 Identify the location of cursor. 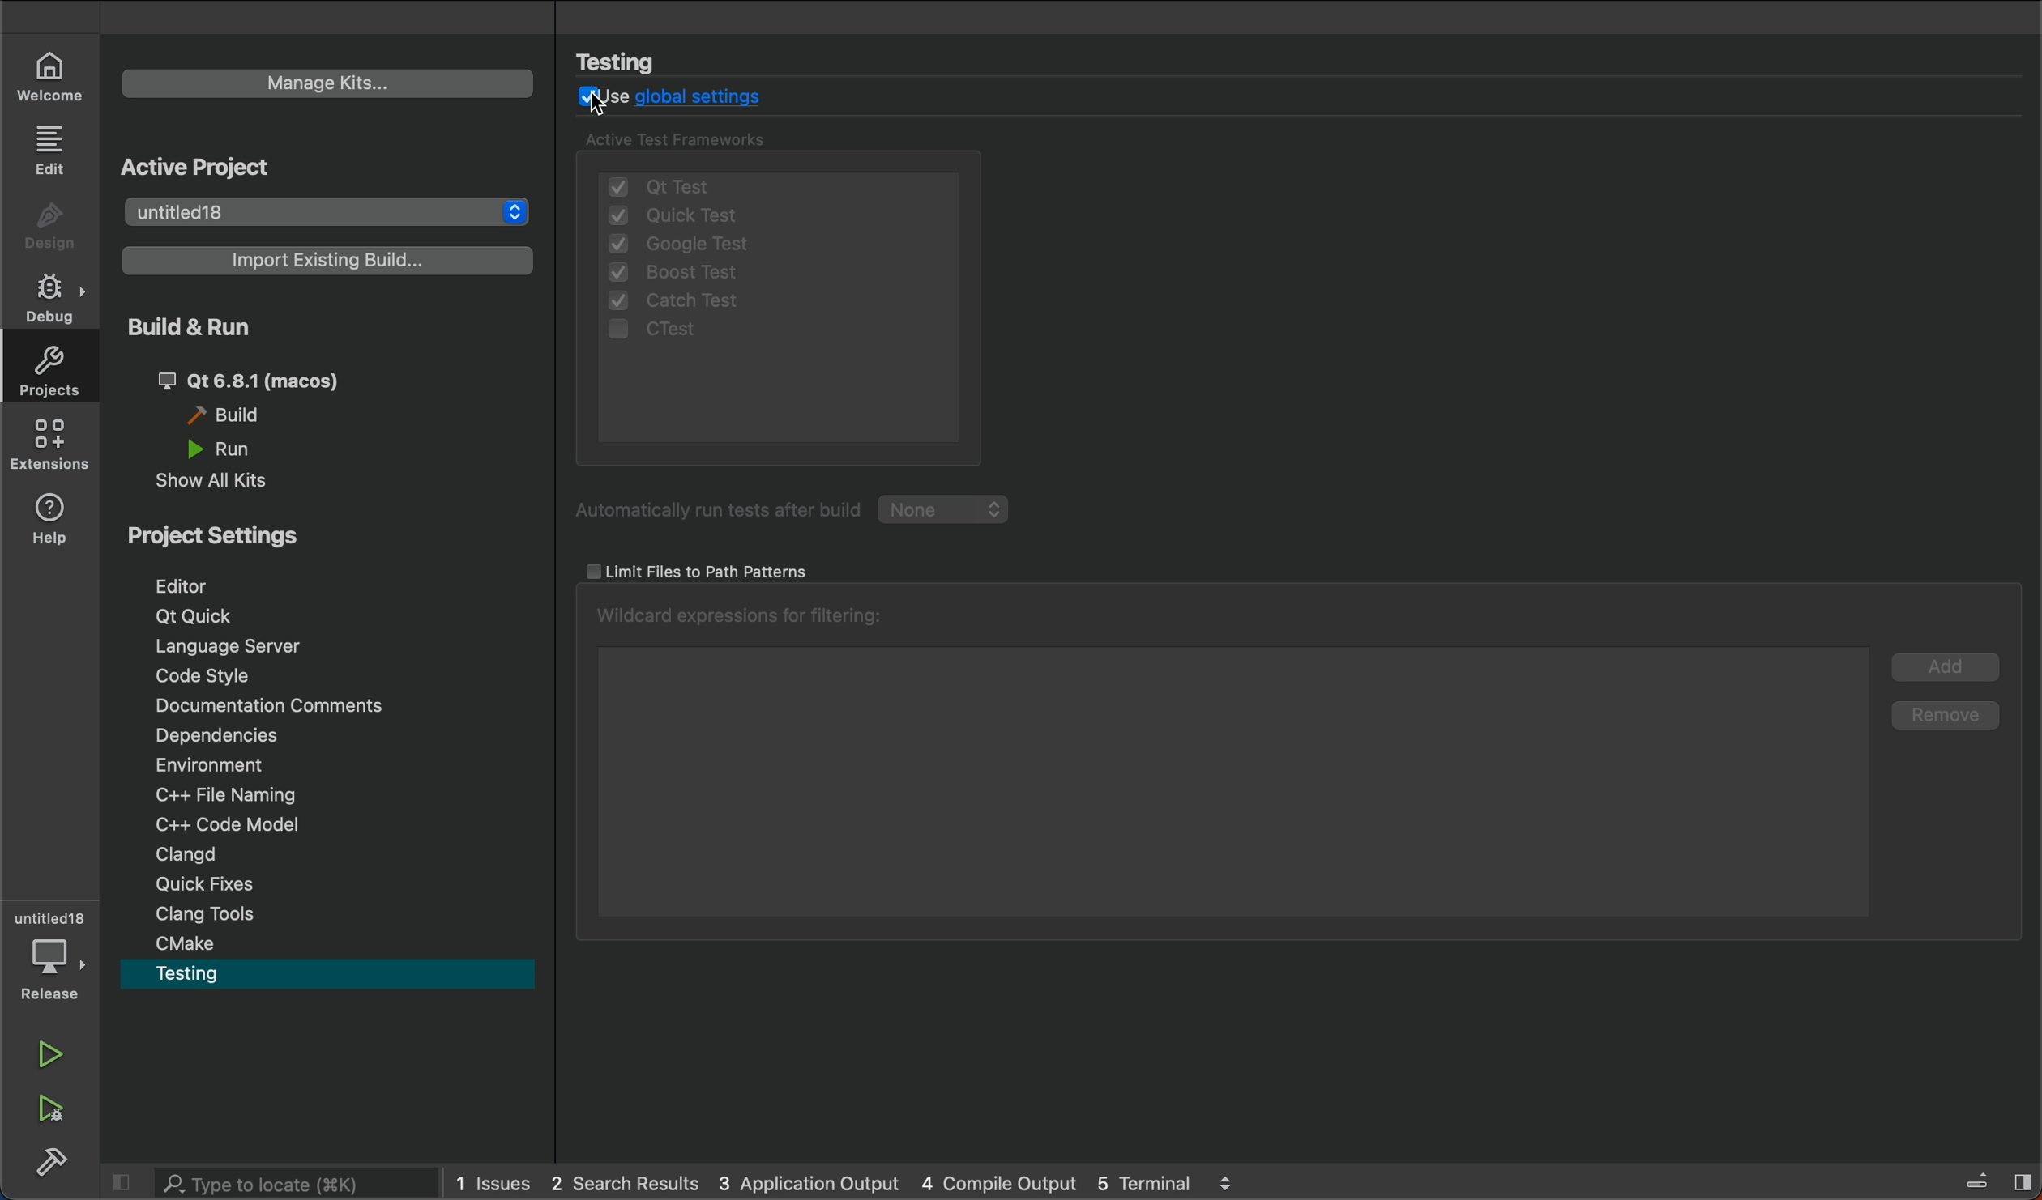
(604, 105).